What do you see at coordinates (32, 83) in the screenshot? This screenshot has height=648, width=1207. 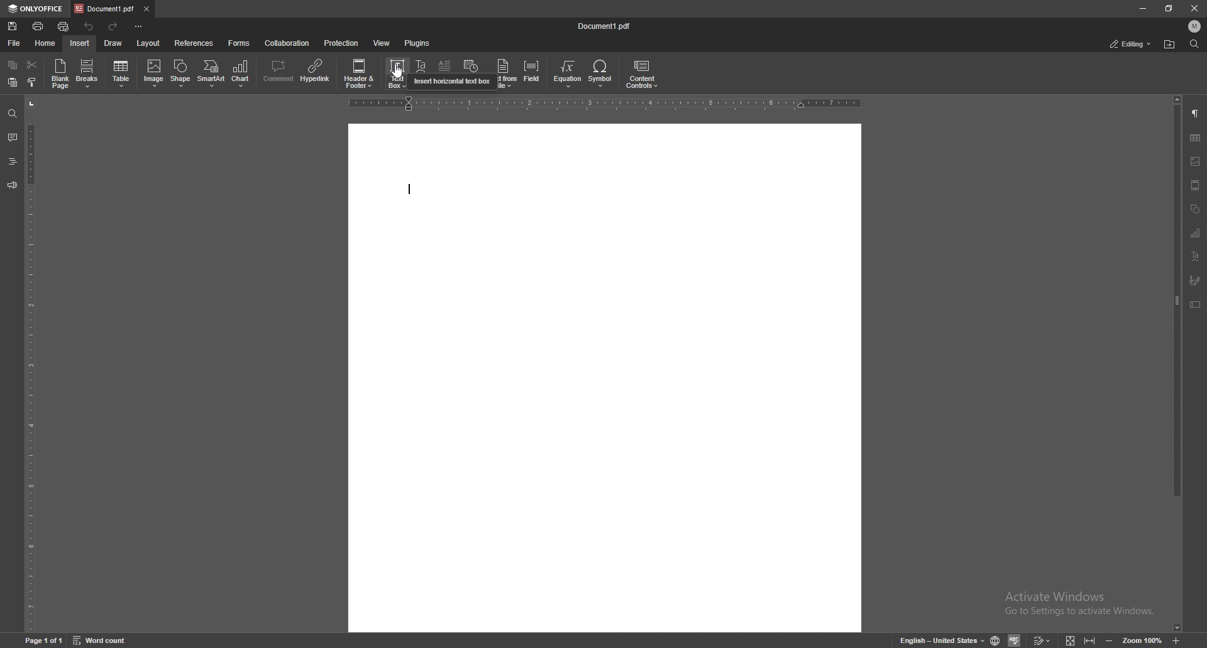 I see `copy style` at bounding box center [32, 83].